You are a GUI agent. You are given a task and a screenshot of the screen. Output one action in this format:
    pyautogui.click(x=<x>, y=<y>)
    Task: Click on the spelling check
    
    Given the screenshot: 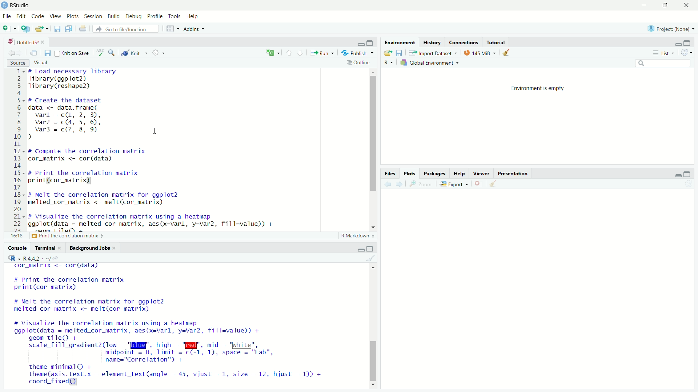 What is the action you would take?
    pyautogui.click(x=100, y=53)
    